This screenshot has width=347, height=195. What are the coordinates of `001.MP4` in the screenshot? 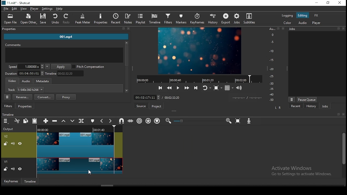 It's located at (66, 37).